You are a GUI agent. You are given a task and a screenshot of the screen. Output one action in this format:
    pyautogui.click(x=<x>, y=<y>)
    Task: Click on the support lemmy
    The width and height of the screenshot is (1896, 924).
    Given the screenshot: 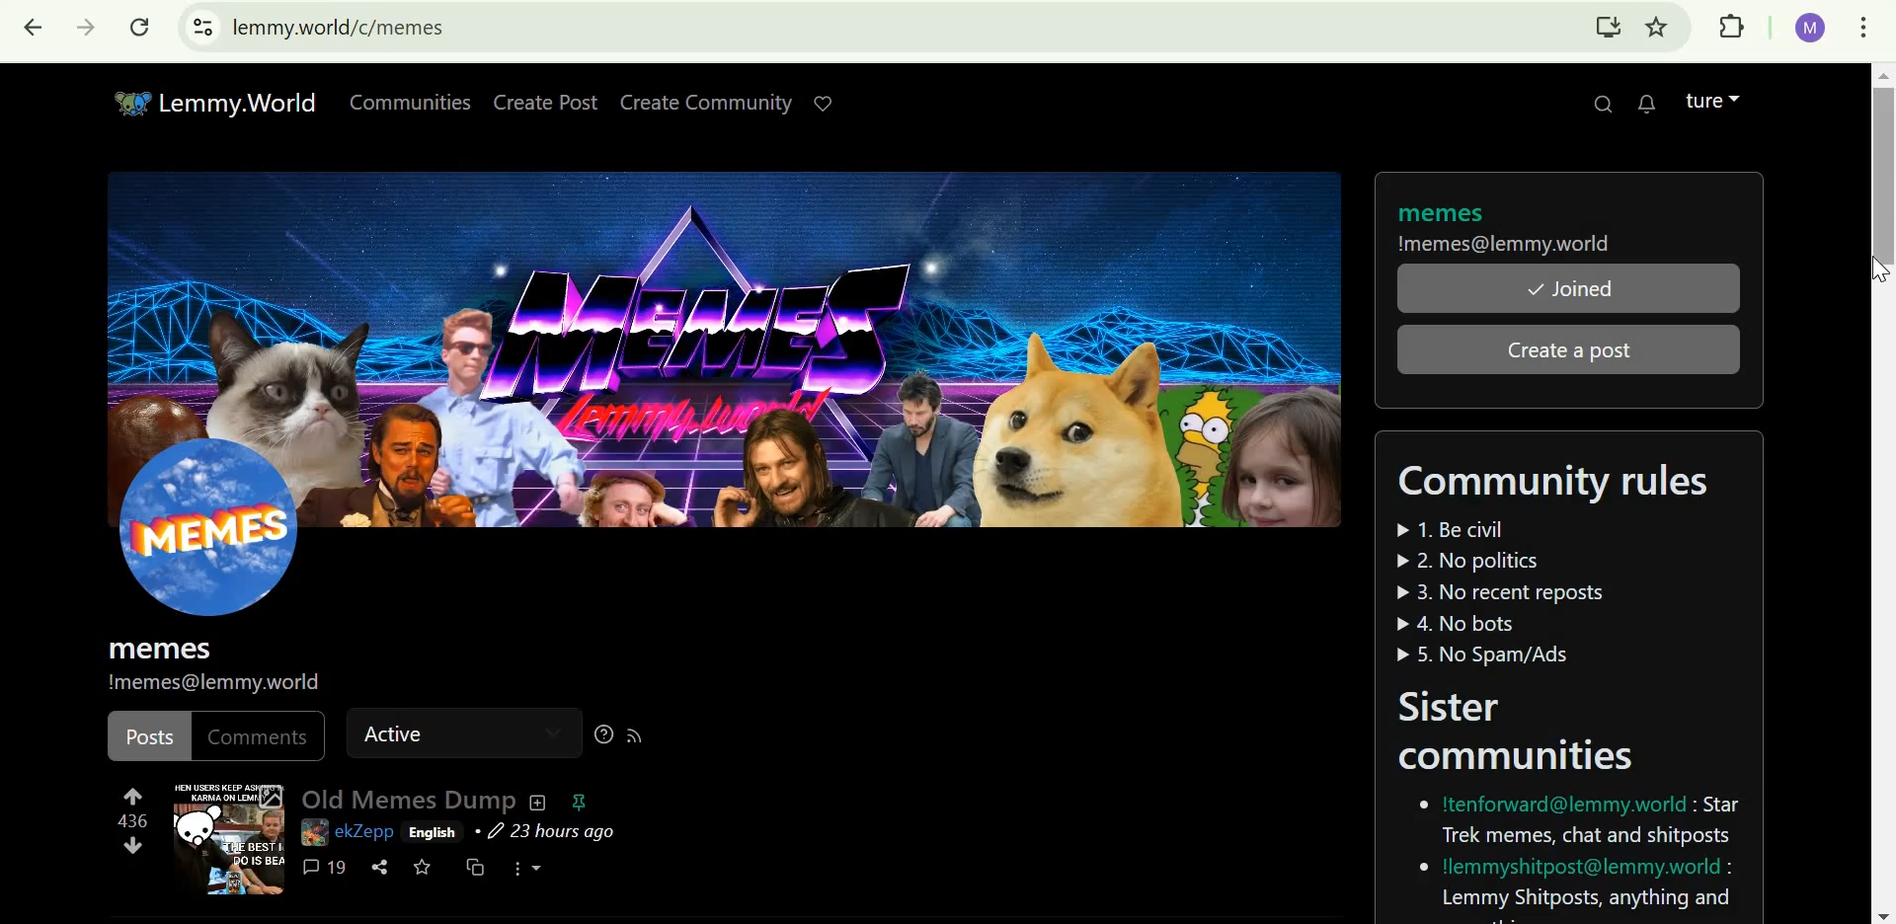 What is the action you would take?
    pyautogui.click(x=822, y=103)
    